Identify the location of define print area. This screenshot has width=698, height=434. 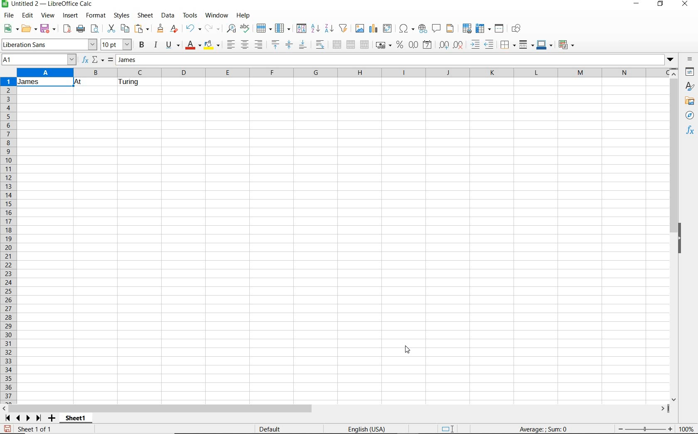
(466, 28).